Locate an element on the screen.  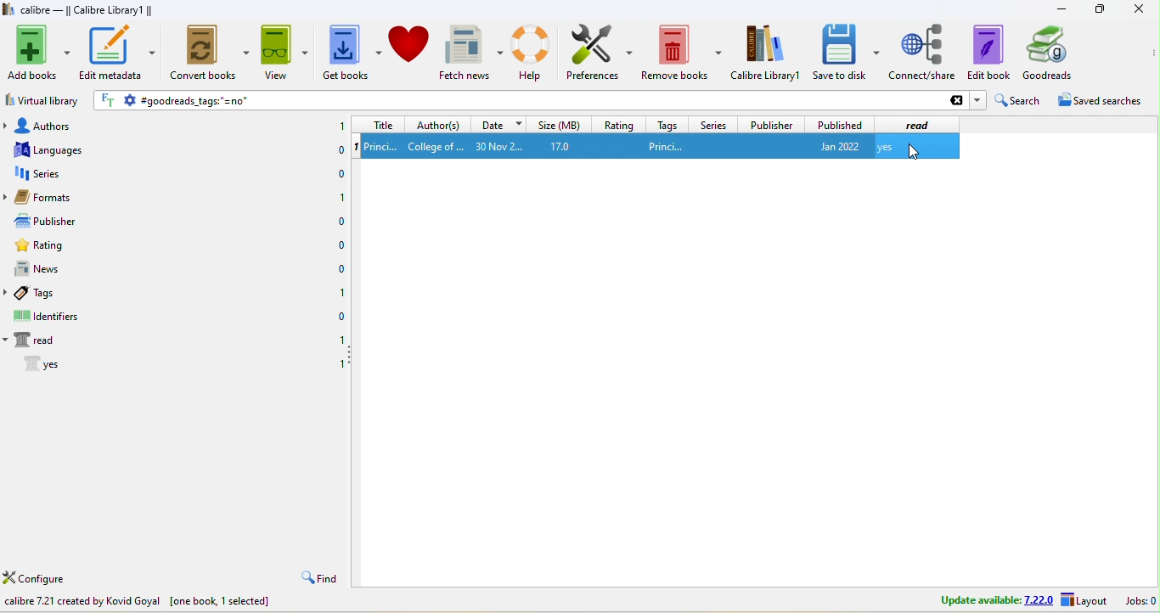
author(s) is located at coordinates (436, 125).